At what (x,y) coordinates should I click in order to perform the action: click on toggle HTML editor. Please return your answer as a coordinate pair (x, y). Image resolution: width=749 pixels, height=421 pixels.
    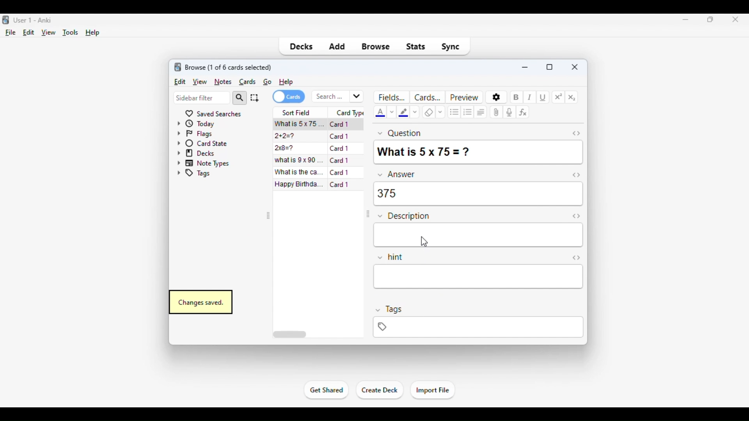
    Looking at the image, I should click on (577, 134).